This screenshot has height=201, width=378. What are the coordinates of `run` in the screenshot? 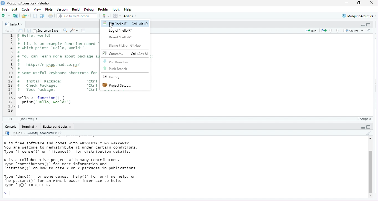 It's located at (312, 30).